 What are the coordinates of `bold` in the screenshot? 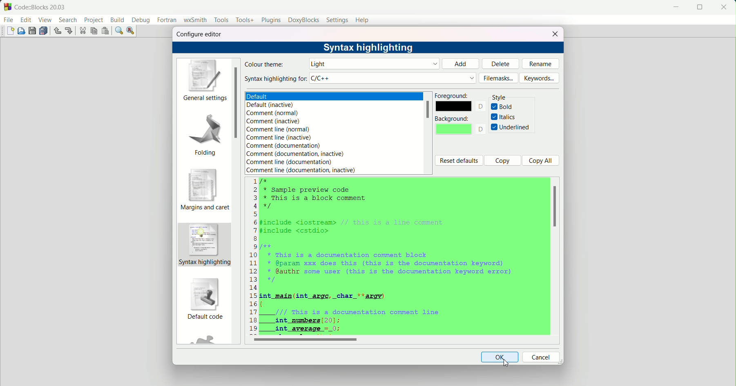 It's located at (504, 107).